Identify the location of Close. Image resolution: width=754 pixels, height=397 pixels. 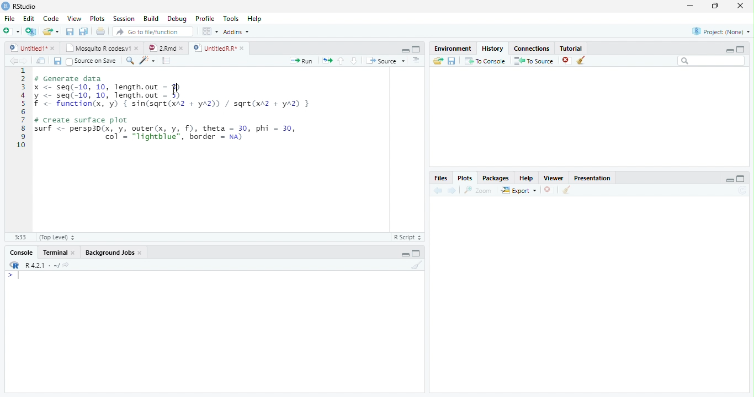
(140, 253).